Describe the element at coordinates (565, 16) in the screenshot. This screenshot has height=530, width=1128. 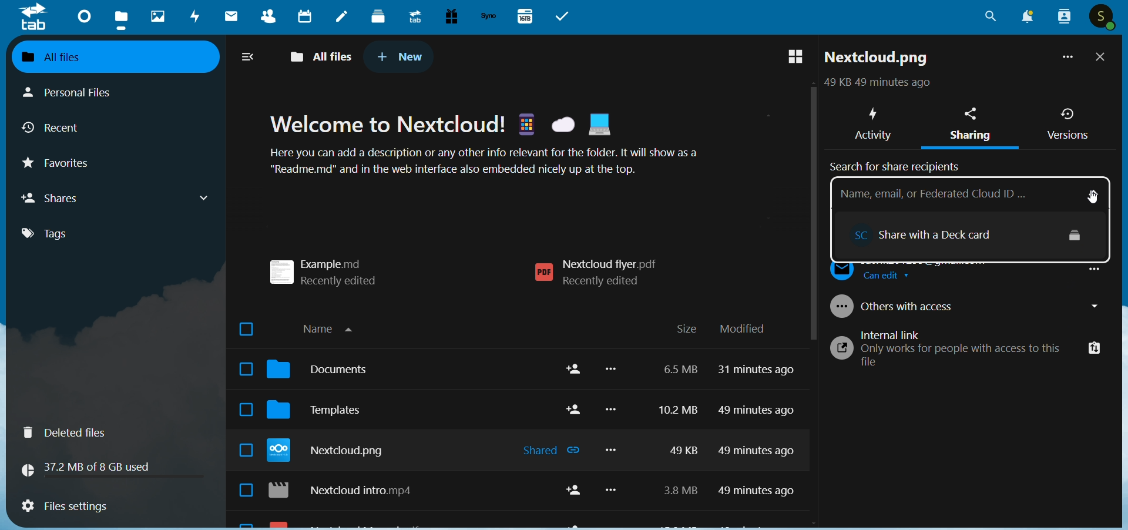
I see `task` at that location.